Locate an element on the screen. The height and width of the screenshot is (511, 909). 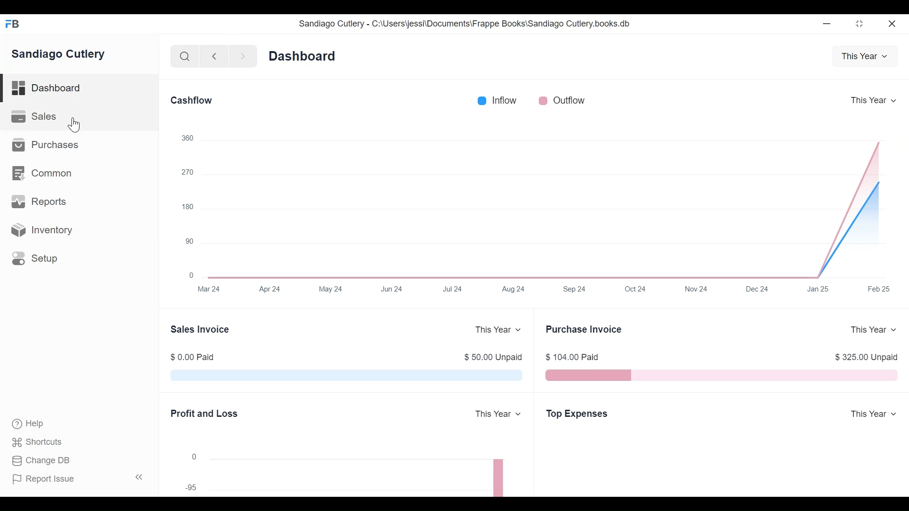
Inflow is located at coordinates (504, 100).